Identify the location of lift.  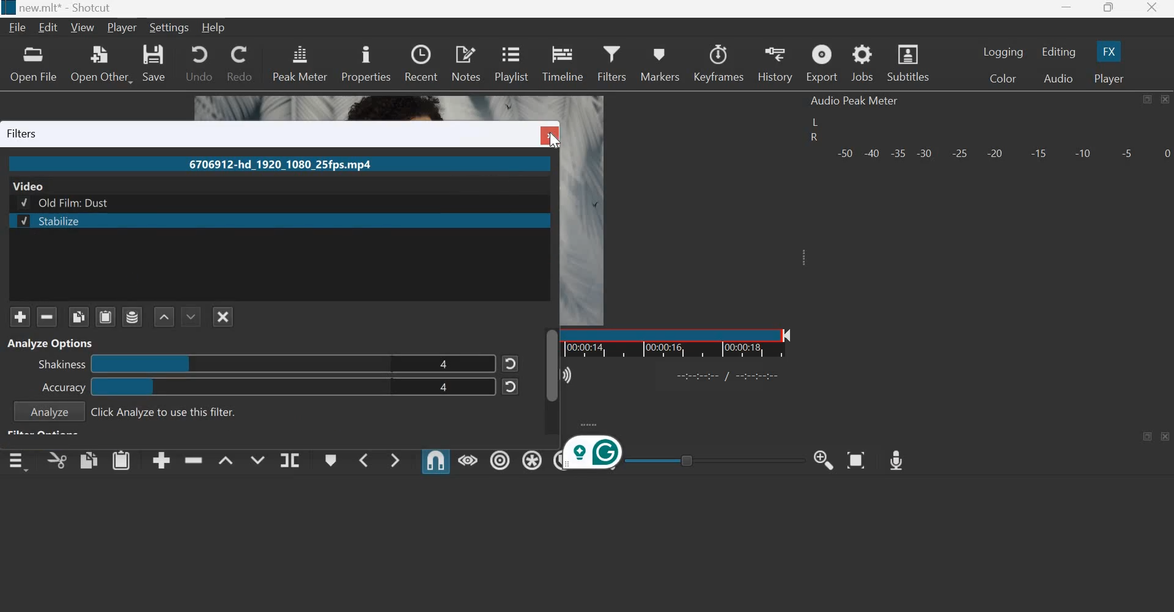
(226, 459).